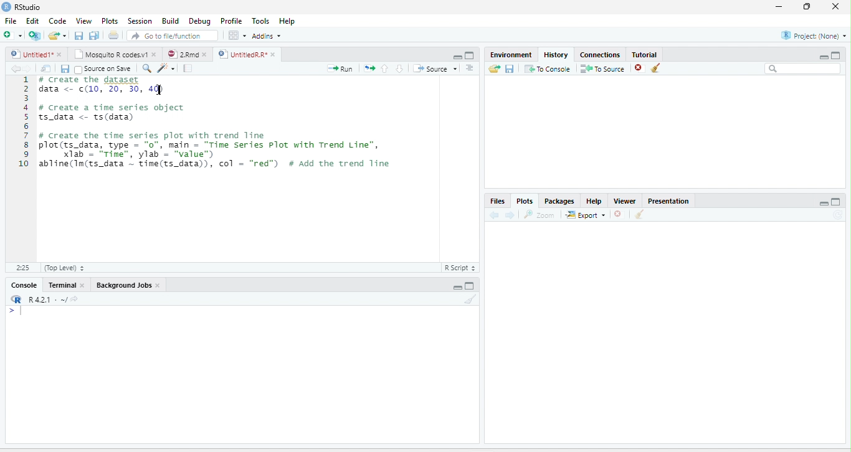  What do you see at coordinates (94, 35) in the screenshot?
I see `Save all open documents` at bounding box center [94, 35].